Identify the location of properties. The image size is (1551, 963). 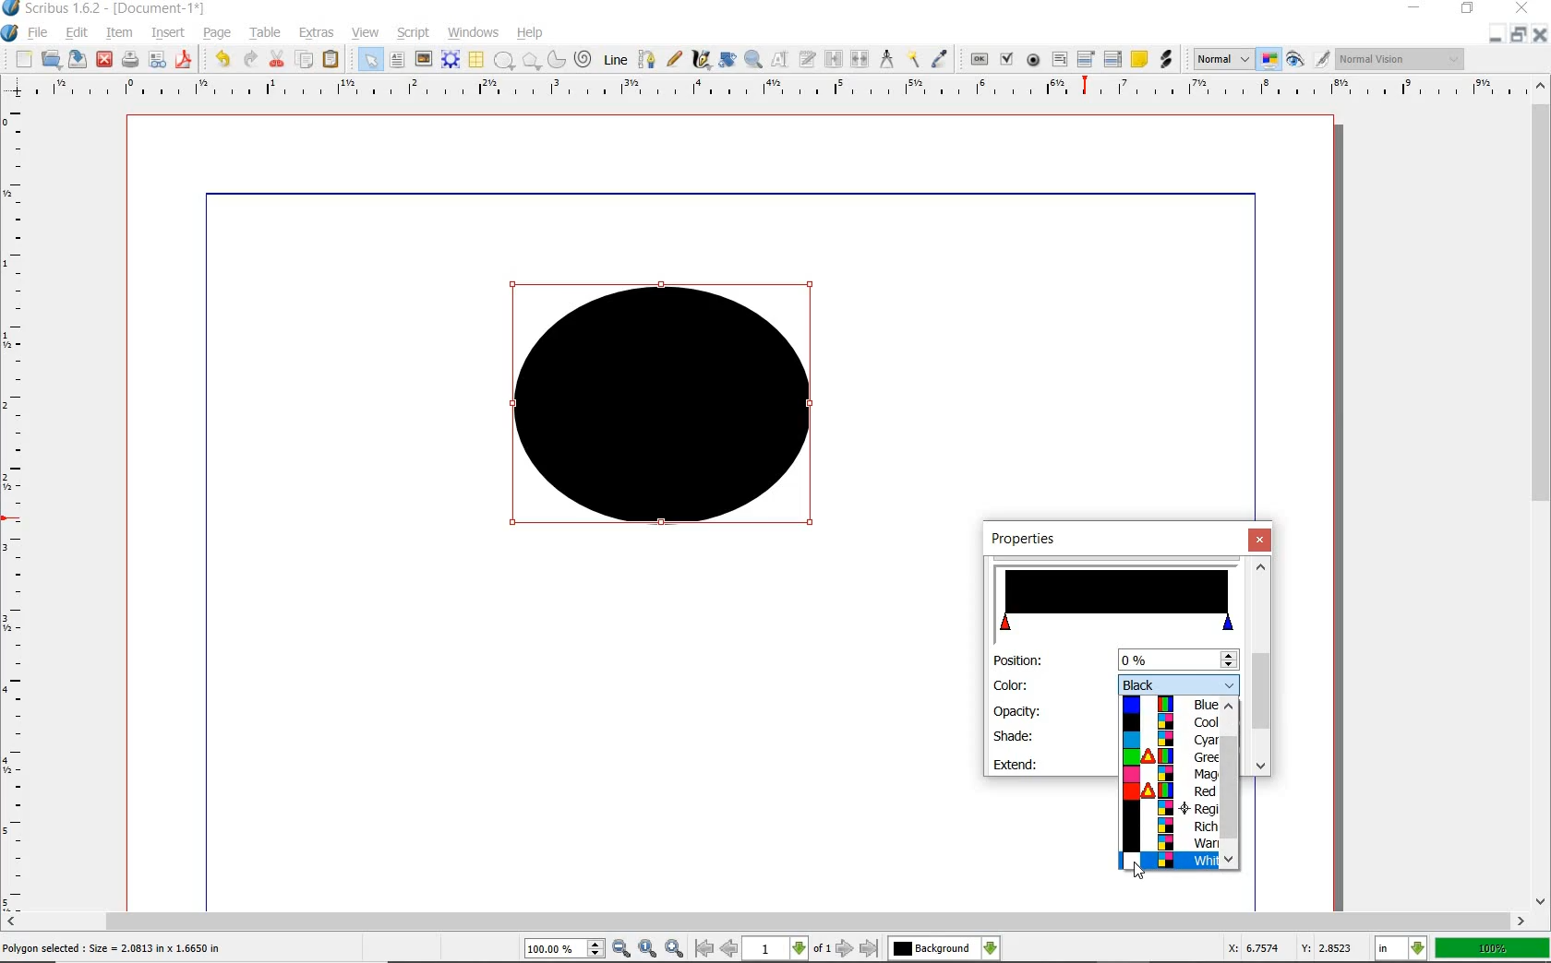
(1041, 540).